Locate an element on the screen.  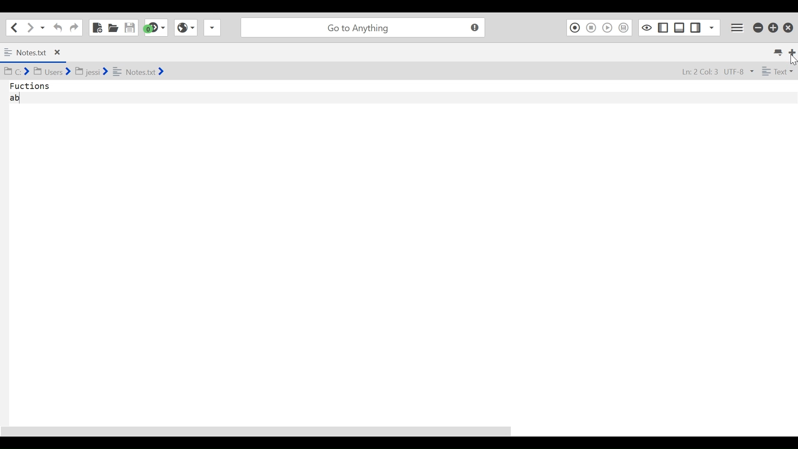
Show/Hide Left Pane is located at coordinates (664, 27).